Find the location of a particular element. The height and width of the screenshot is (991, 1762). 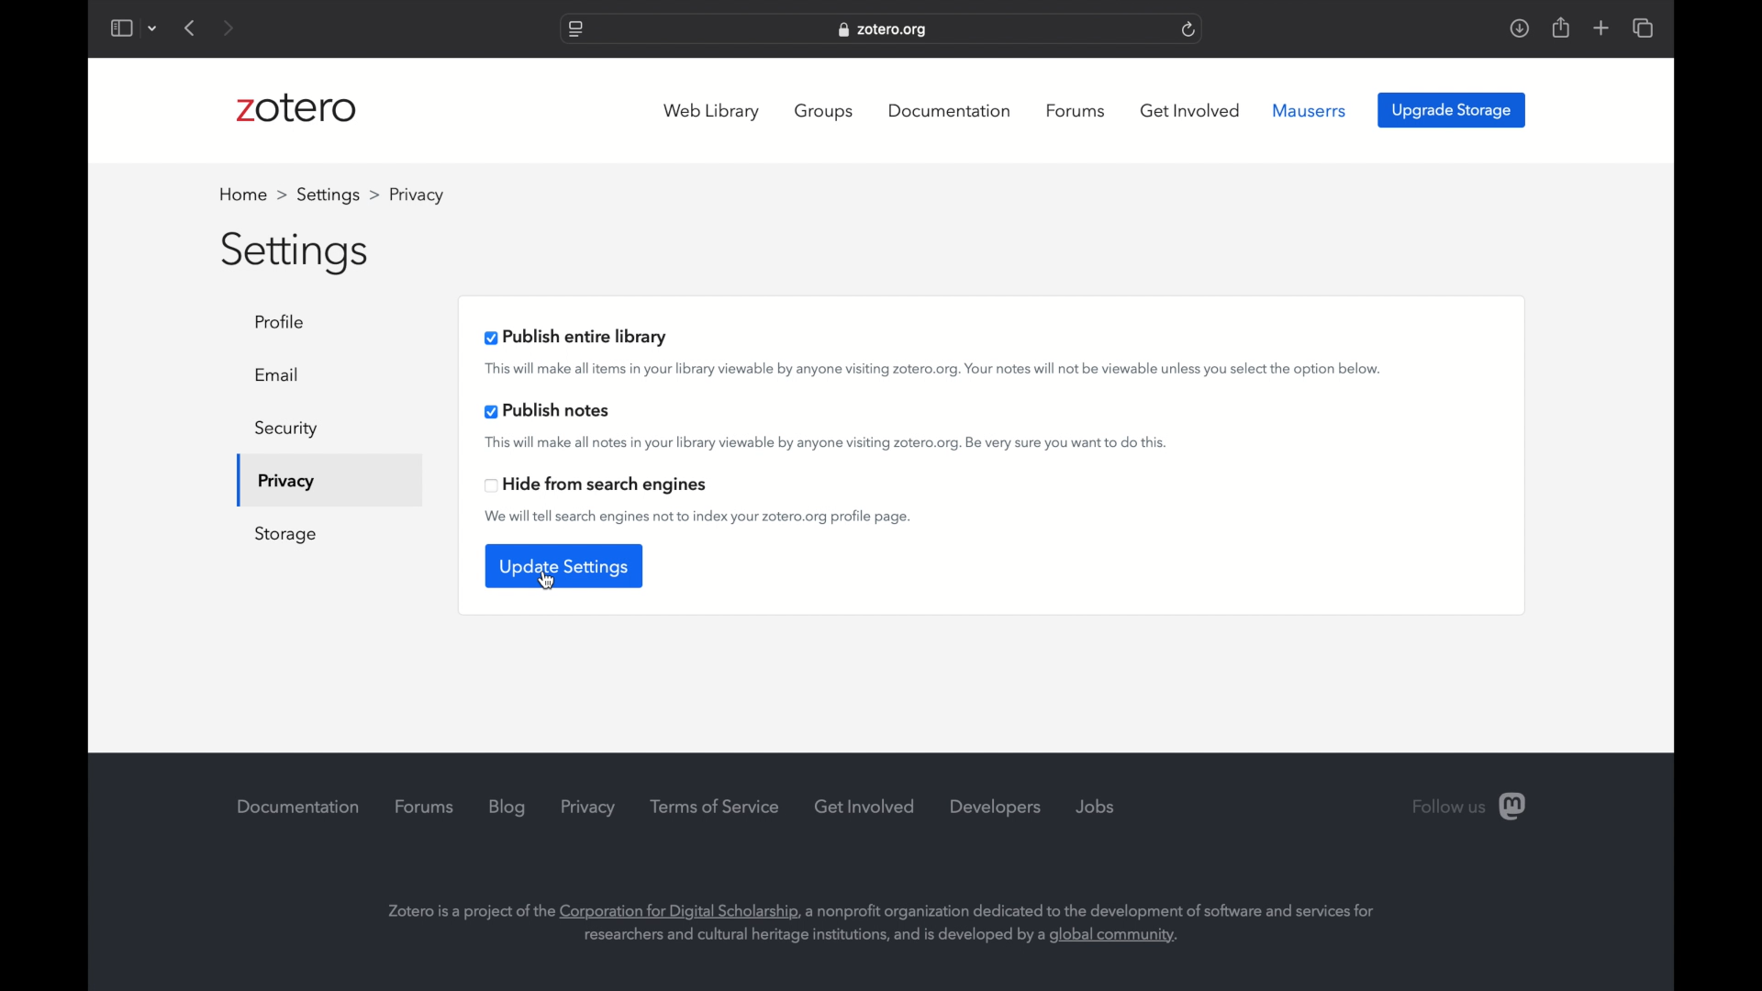

documentation is located at coordinates (949, 111).